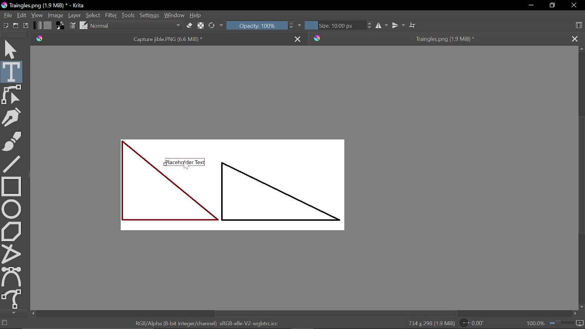 The width and height of the screenshot is (585, 329). What do you see at coordinates (75, 15) in the screenshot?
I see `Layer` at bounding box center [75, 15].